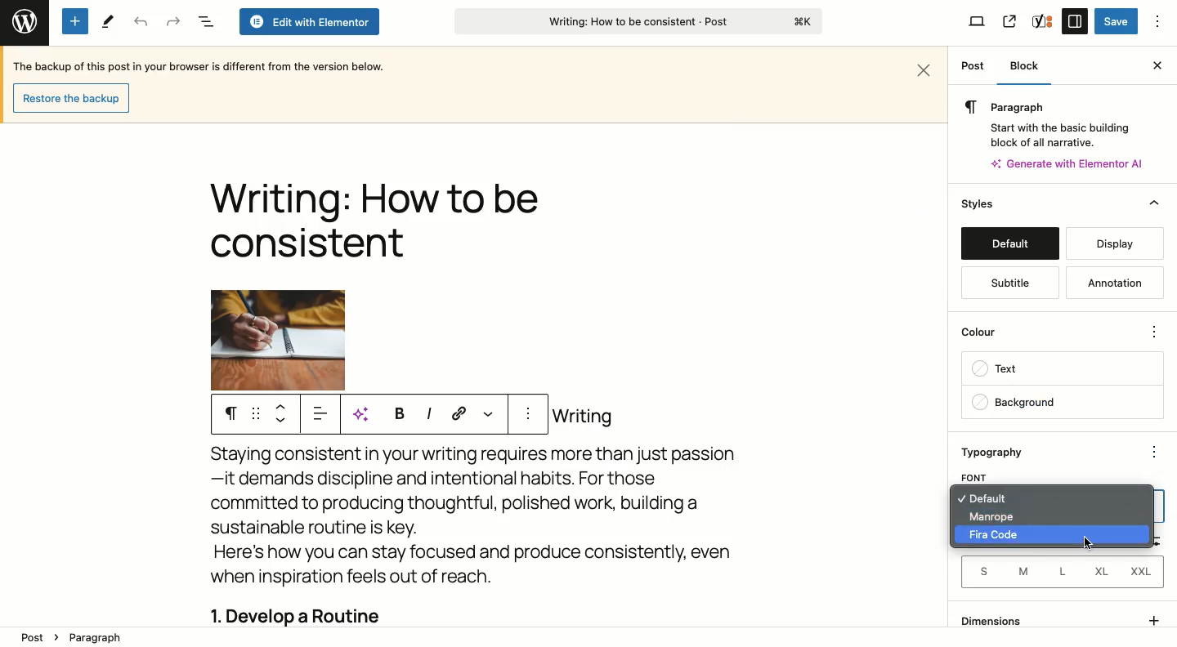  Describe the element at coordinates (1009, 283) in the screenshot. I see `Subtitle` at that location.